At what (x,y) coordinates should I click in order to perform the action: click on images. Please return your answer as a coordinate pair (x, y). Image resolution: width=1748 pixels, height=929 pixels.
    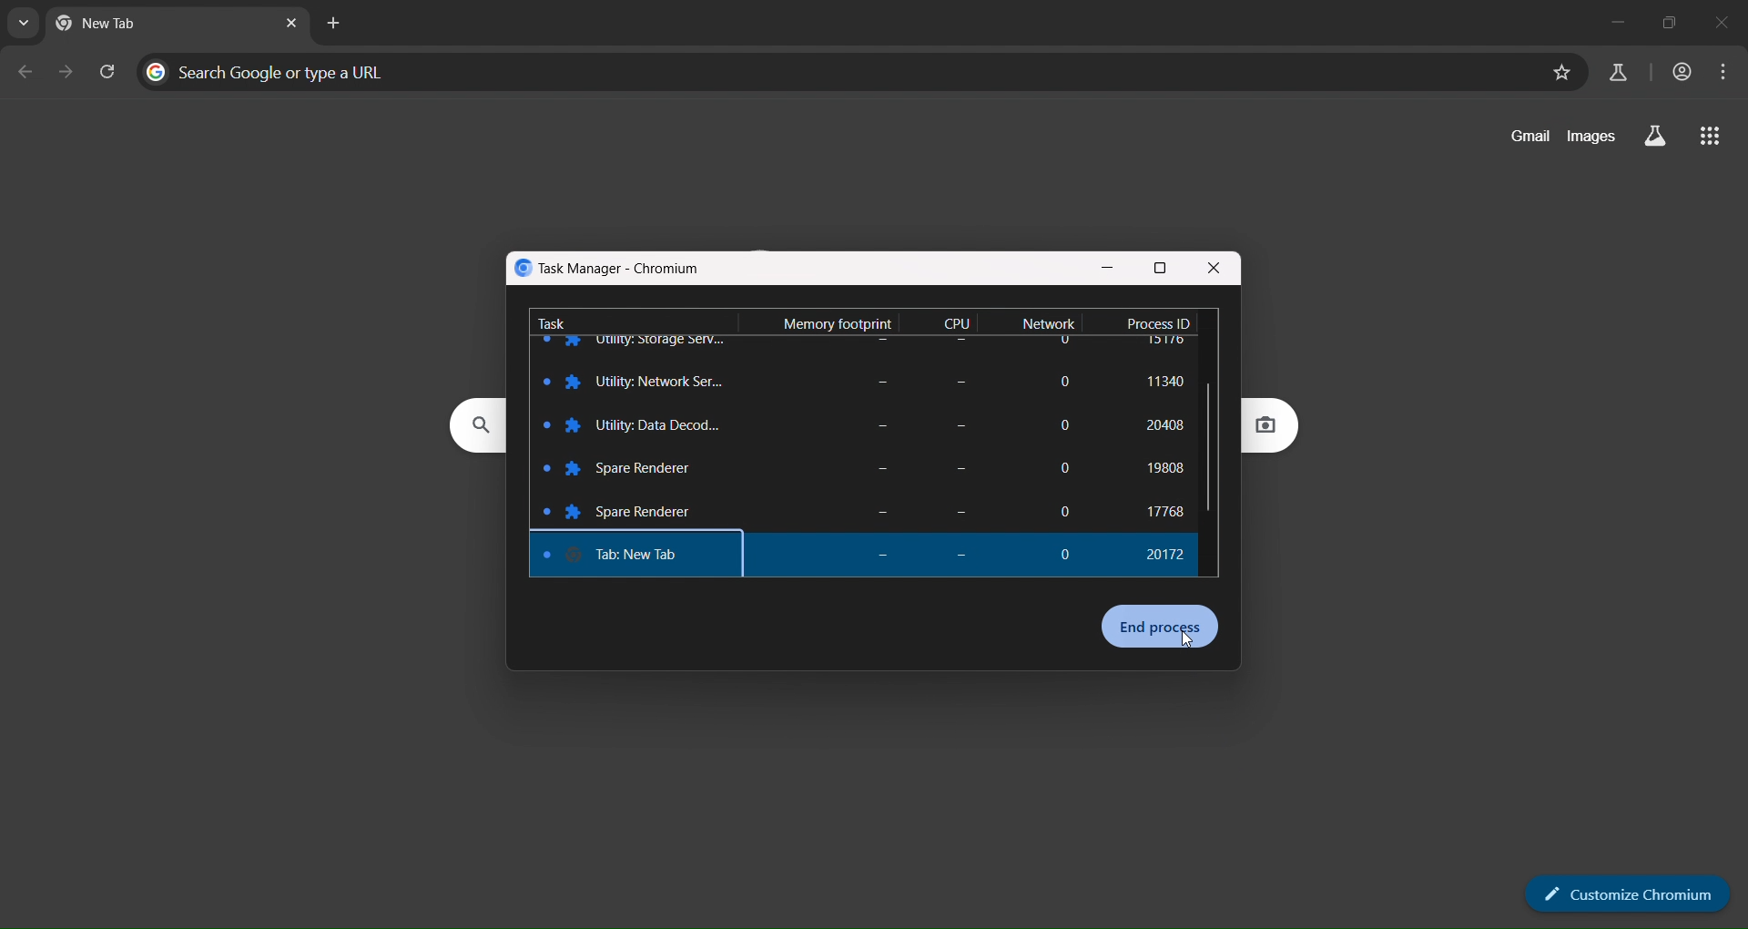
    Looking at the image, I should click on (1591, 136).